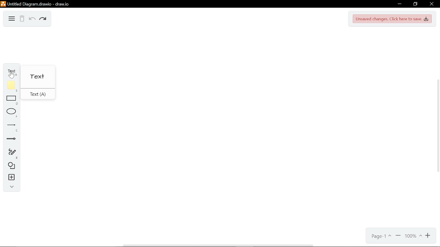 The height and width of the screenshot is (247, 440). What do you see at coordinates (10, 153) in the screenshot?
I see `Freehand` at bounding box center [10, 153].